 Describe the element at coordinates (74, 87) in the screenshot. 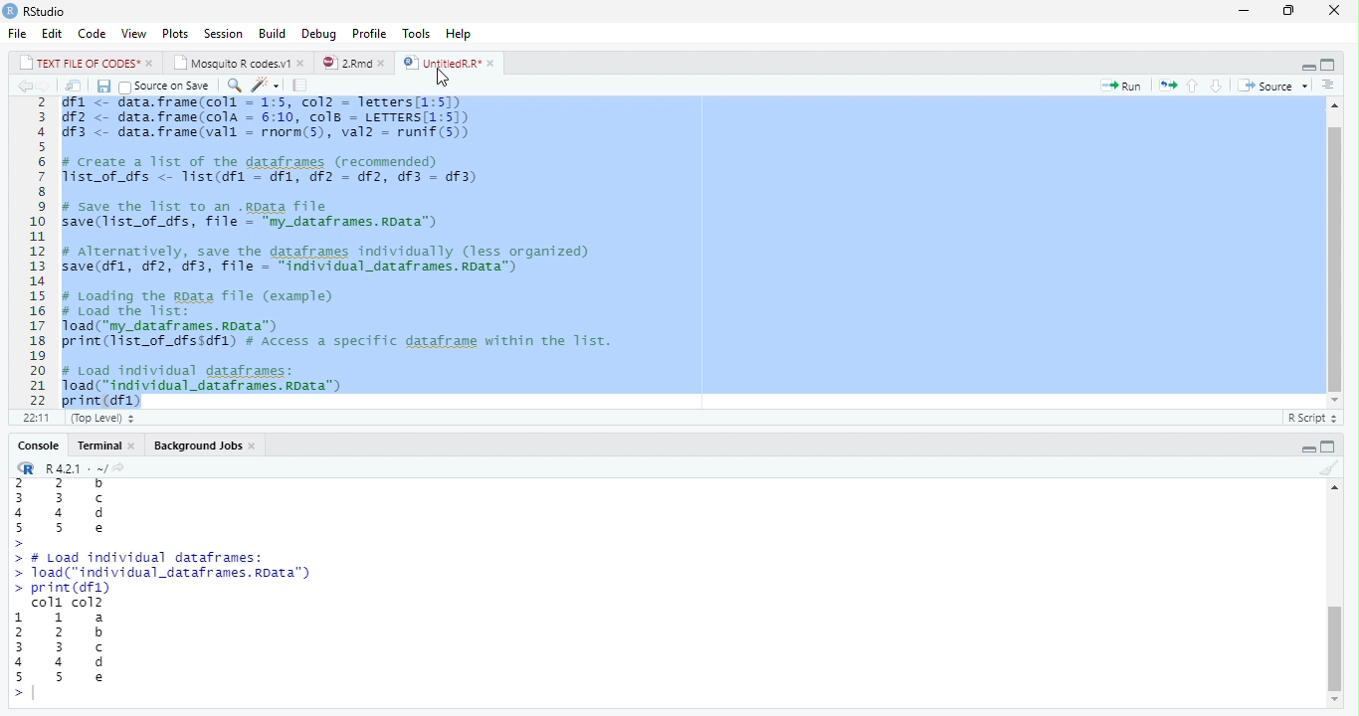

I see `Open in new window` at that location.